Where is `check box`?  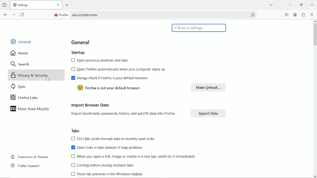
check box is located at coordinates (73, 165).